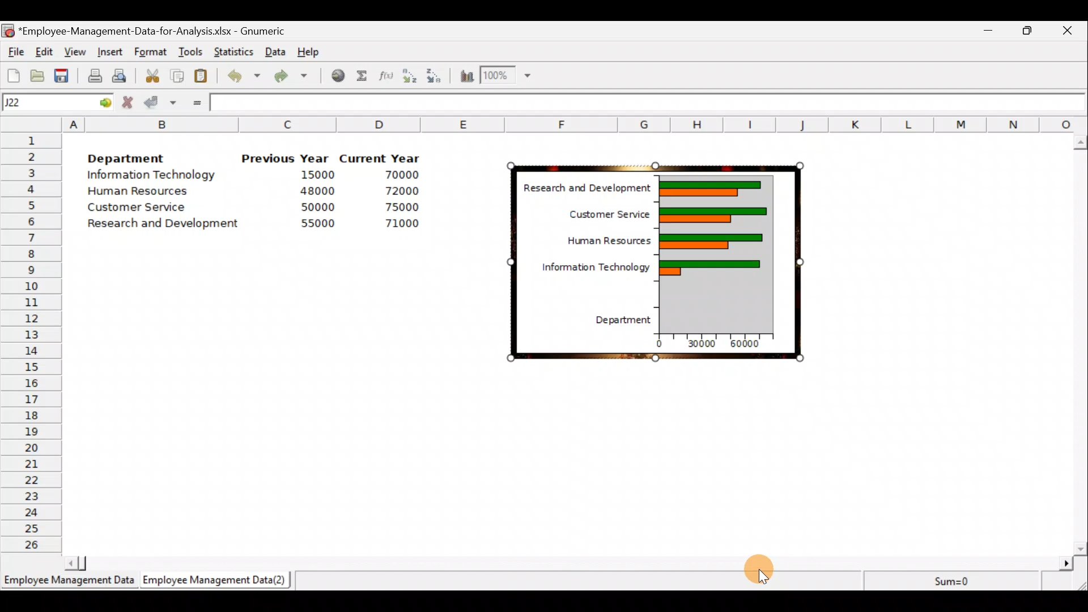 Image resolution: width=1088 pixels, height=612 pixels. I want to click on Print preview, so click(120, 75).